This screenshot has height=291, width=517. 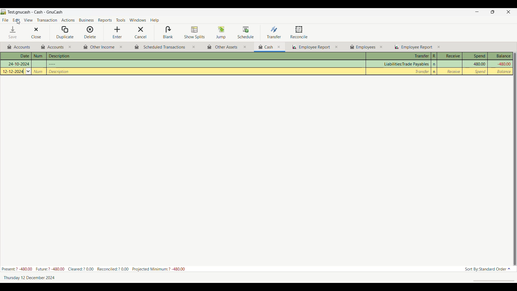 I want to click on View menu, so click(x=28, y=20).